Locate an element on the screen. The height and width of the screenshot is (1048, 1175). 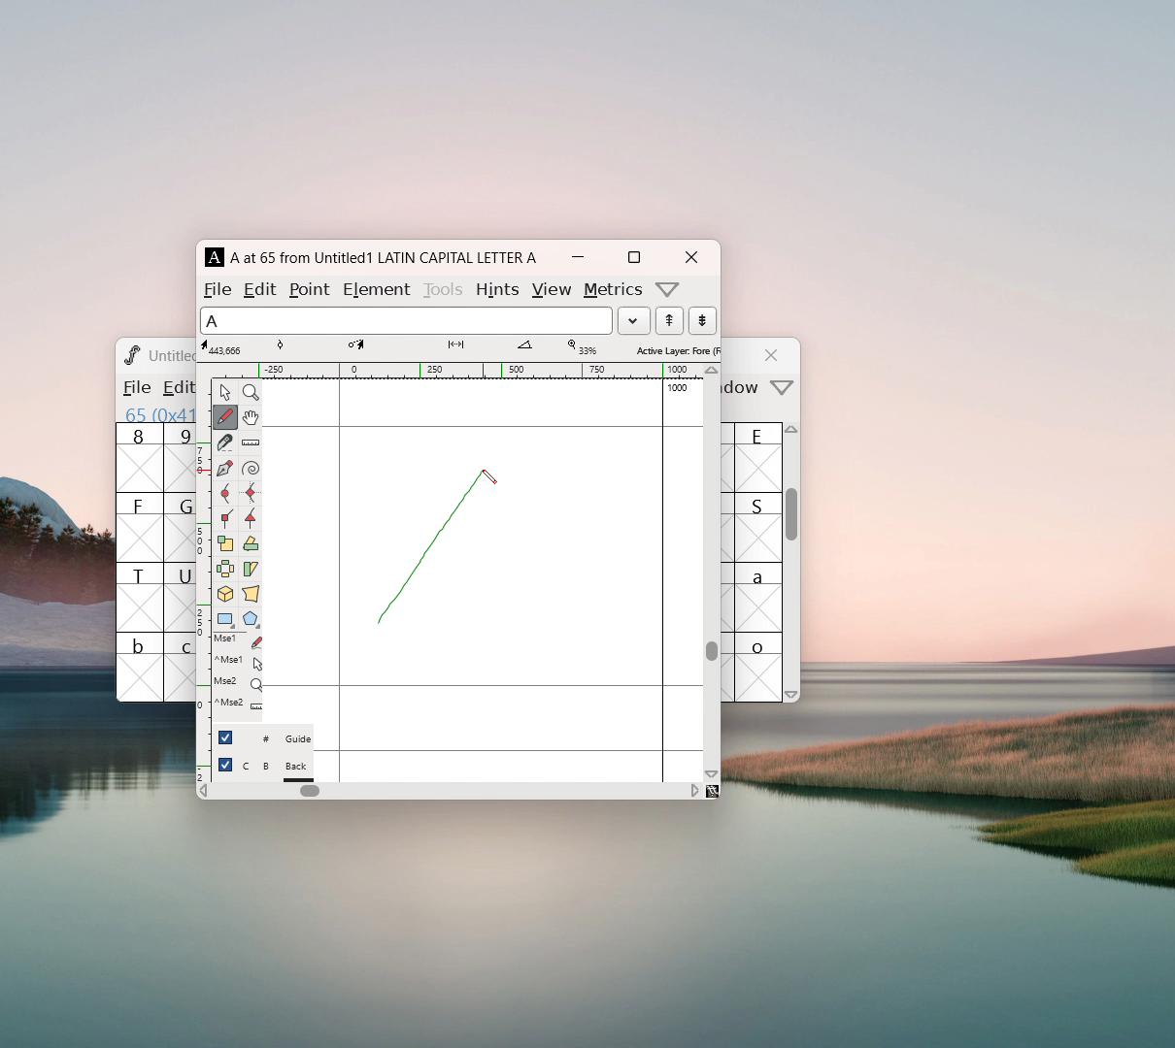
a is located at coordinates (759, 597).